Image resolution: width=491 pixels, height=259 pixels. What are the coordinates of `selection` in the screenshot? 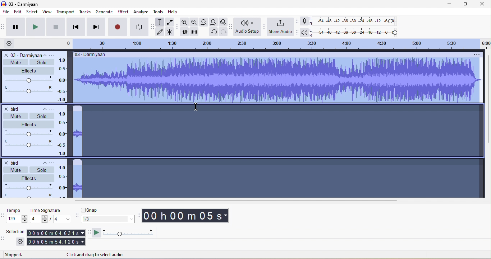 It's located at (17, 232).